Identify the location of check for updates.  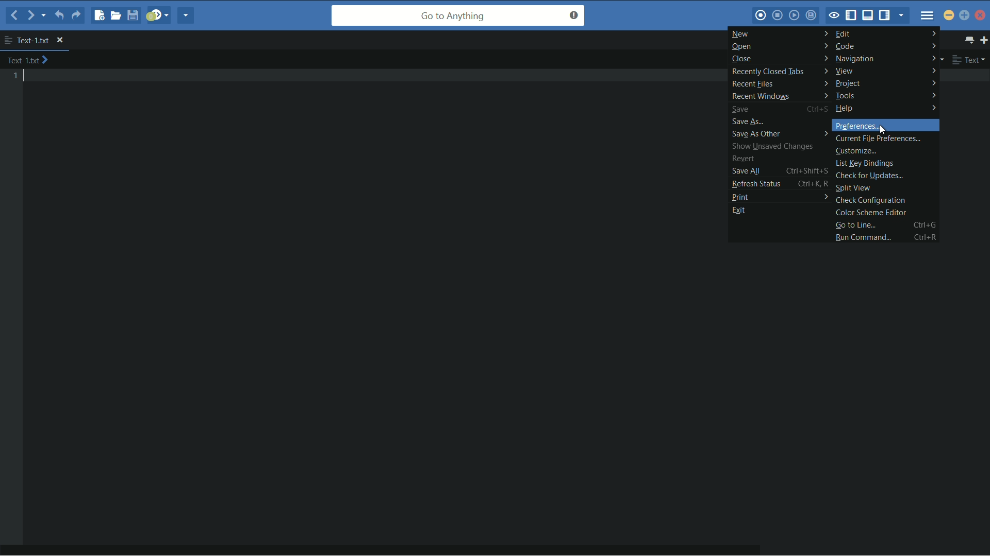
(870, 176).